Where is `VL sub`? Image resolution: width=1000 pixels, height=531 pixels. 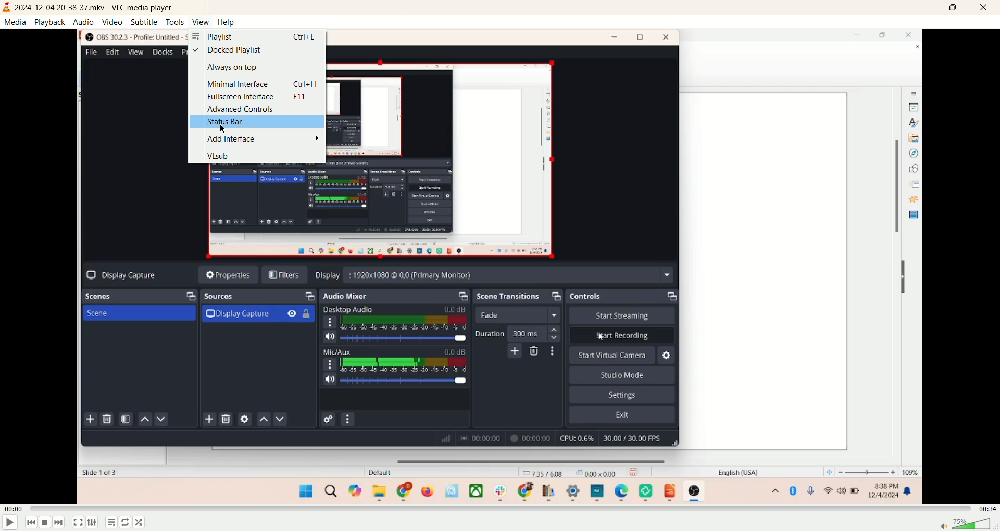
VL sub is located at coordinates (221, 156).